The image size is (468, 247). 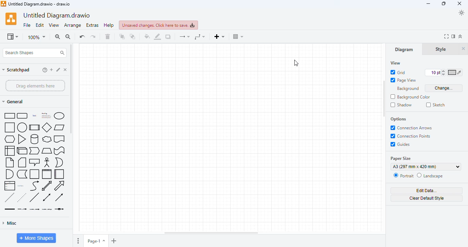 What do you see at coordinates (47, 174) in the screenshot?
I see `vertical container` at bounding box center [47, 174].